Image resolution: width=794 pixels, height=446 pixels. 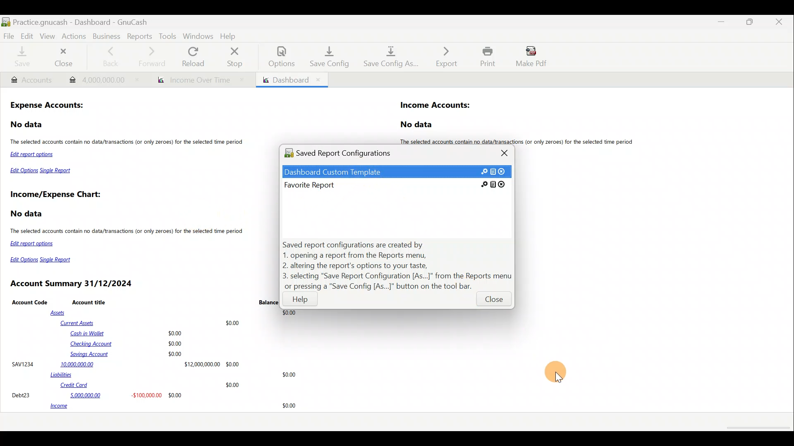 I want to click on Business, so click(x=106, y=36).